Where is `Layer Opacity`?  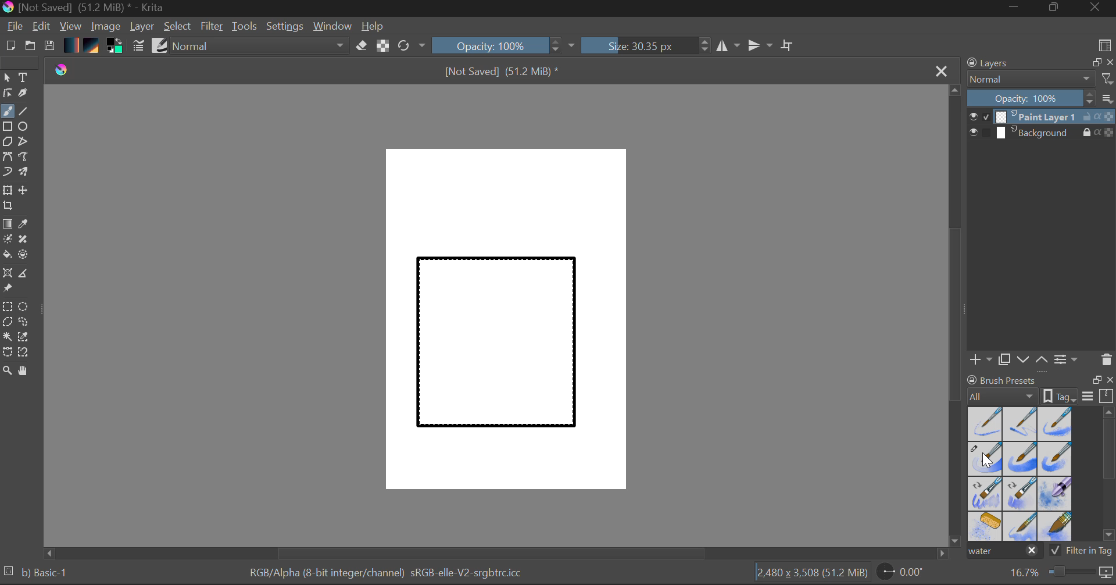
Layer Opacity is located at coordinates (1042, 99).